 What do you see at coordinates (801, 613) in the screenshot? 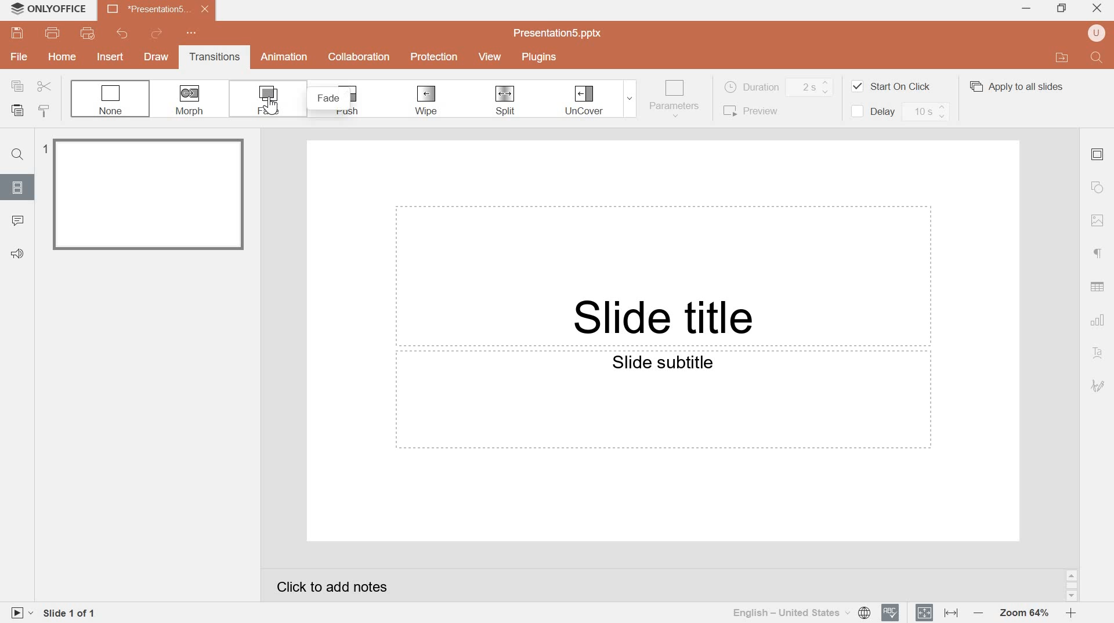
I see `select document language` at bounding box center [801, 613].